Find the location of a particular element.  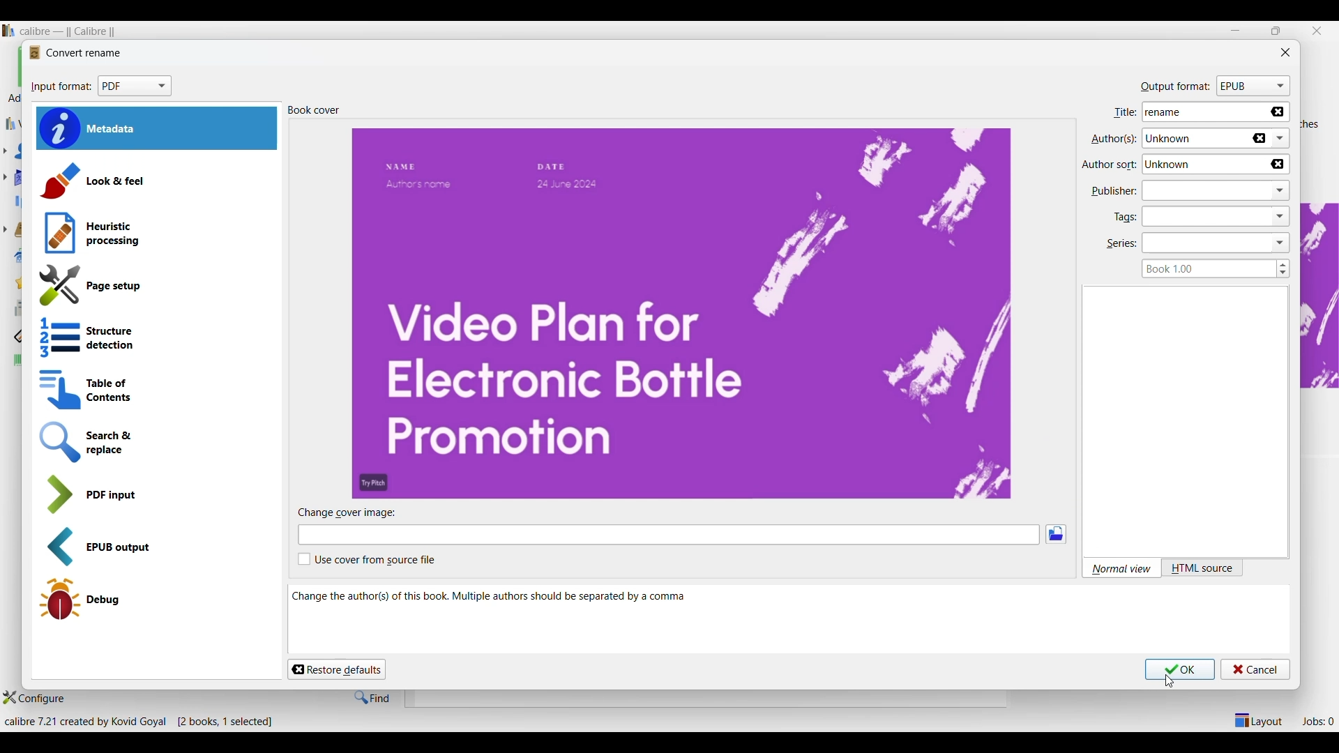

Minimize is located at coordinates (1235, 30).